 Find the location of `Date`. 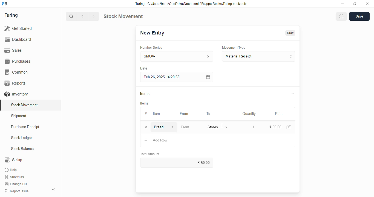

Date is located at coordinates (144, 68).